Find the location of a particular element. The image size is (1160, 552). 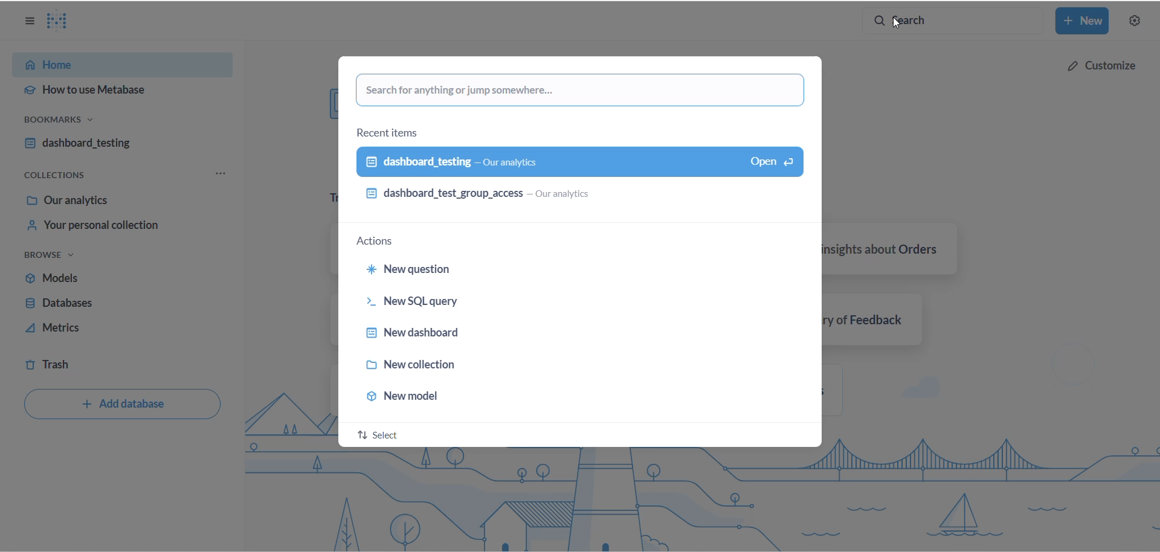

add database is located at coordinates (118, 405).